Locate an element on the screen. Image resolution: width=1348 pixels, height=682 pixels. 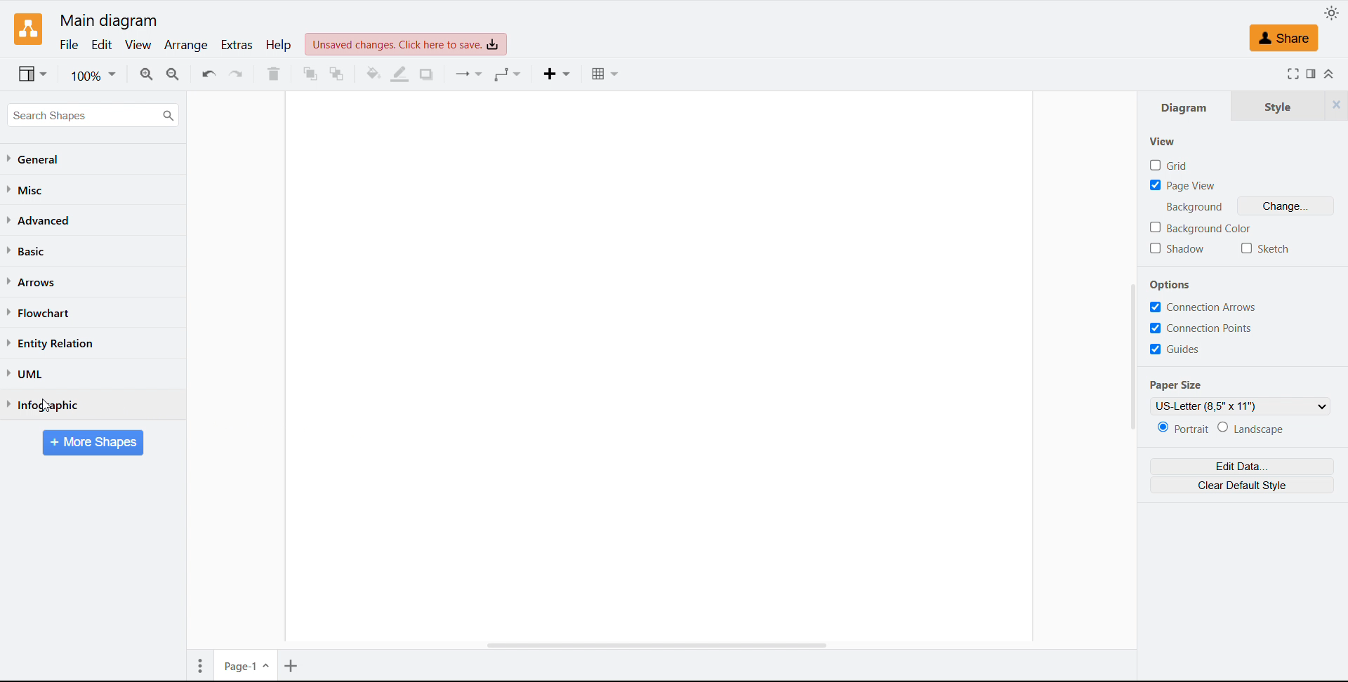
Paper size  is located at coordinates (1175, 385).